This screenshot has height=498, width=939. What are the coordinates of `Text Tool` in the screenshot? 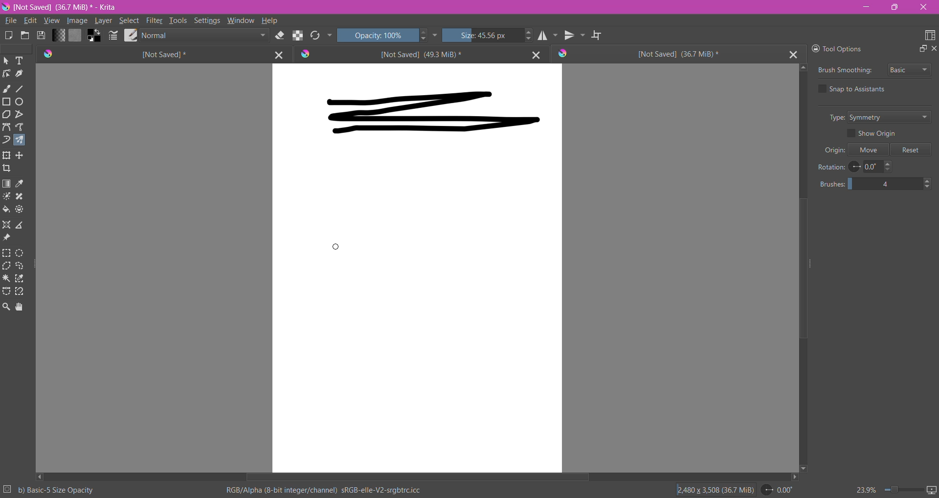 It's located at (20, 61).